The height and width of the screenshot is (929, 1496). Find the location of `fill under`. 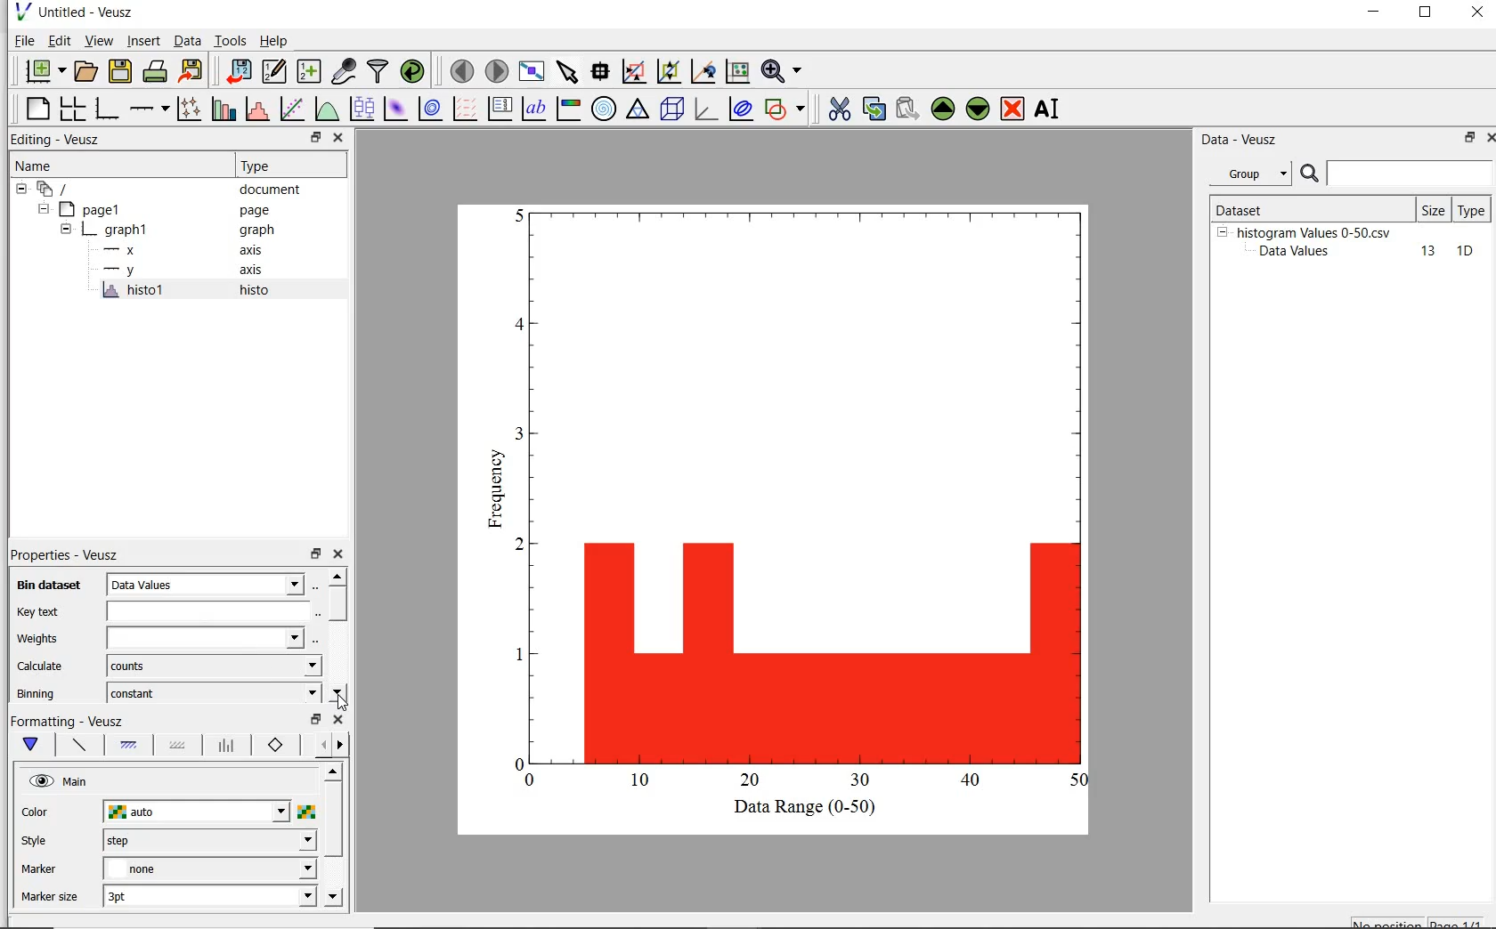

fill under is located at coordinates (129, 745).